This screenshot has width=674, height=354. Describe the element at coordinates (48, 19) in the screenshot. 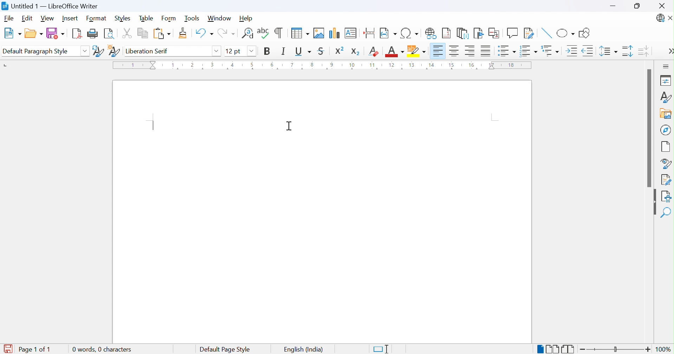

I see `View` at that location.